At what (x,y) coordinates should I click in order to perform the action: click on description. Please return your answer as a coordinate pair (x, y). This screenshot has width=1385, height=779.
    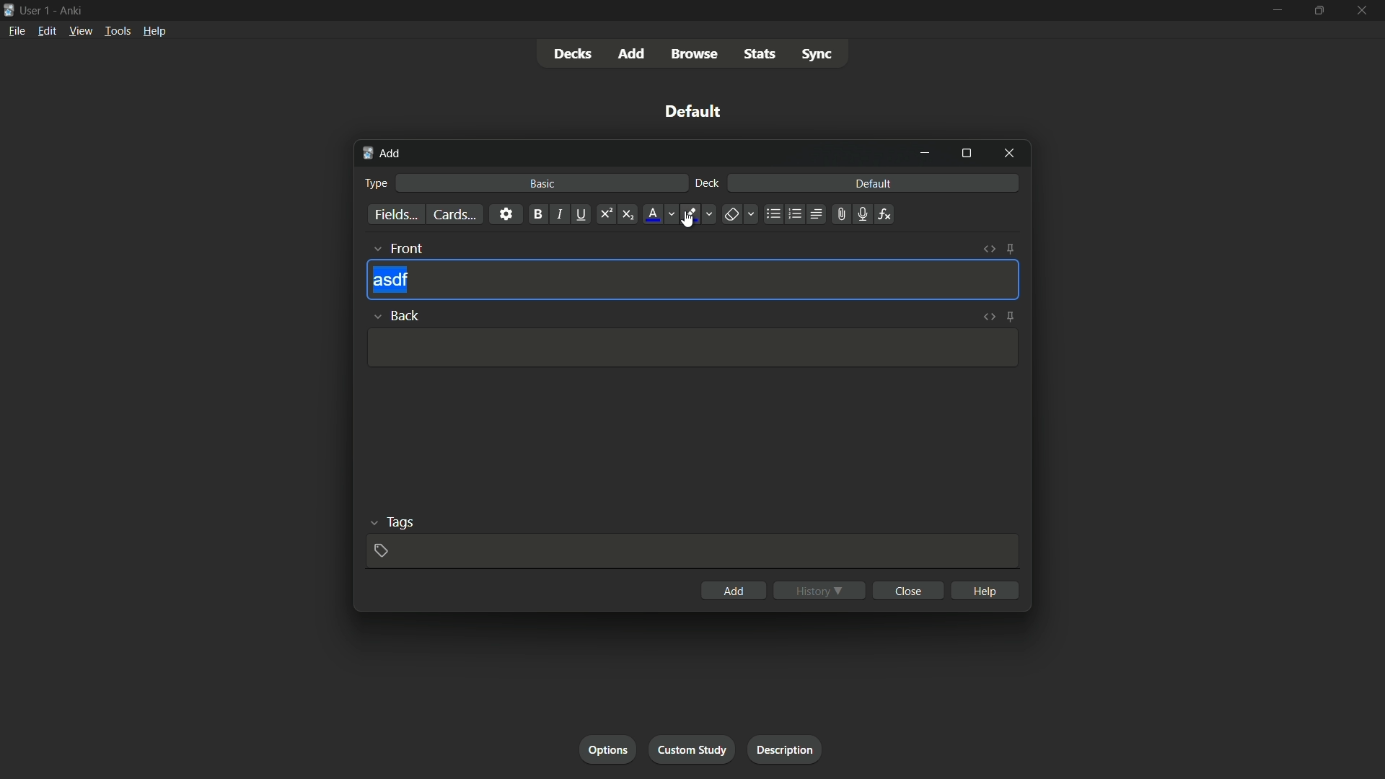
    Looking at the image, I should click on (786, 749).